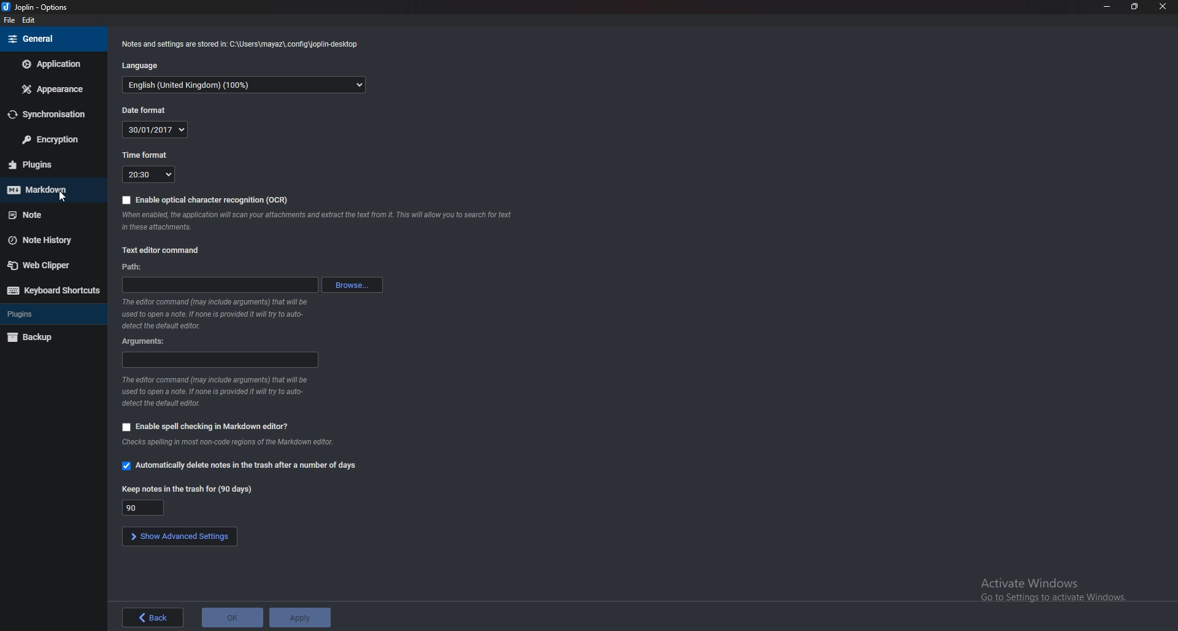 This screenshot has height=631, width=1178. What do you see at coordinates (31, 20) in the screenshot?
I see `edit` at bounding box center [31, 20].